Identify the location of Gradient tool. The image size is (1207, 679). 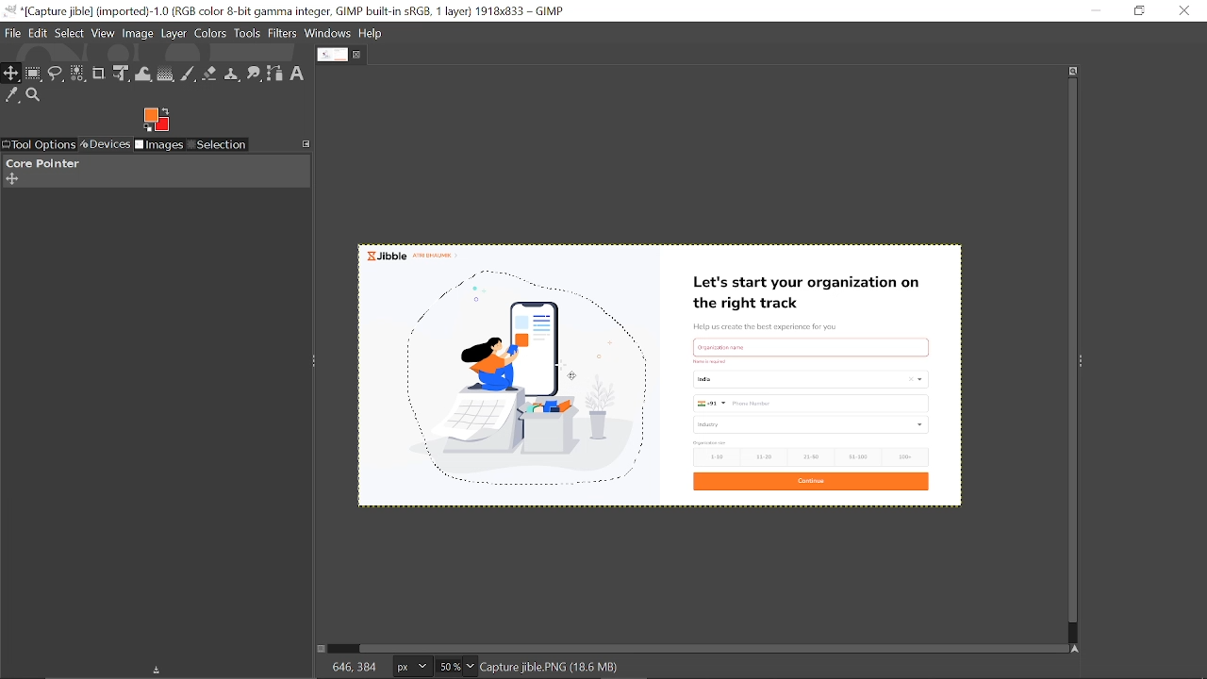
(167, 75).